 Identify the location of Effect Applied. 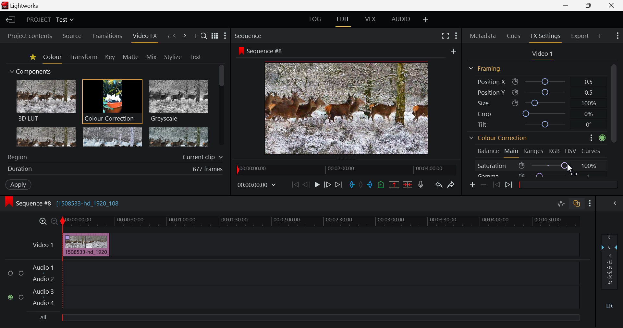
(87, 244).